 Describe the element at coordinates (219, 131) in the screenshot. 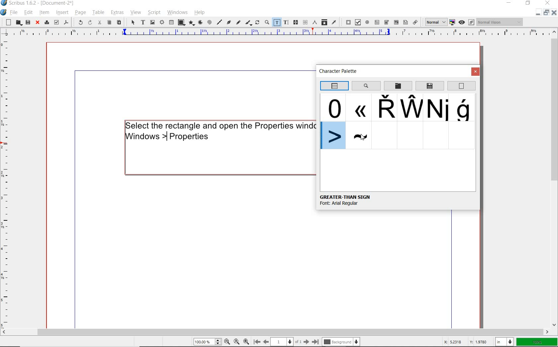

I see `text` at that location.